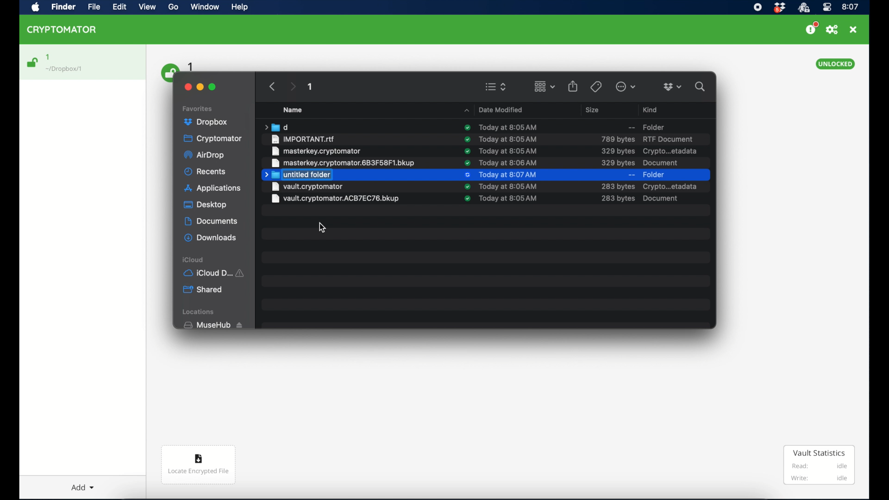 This screenshot has height=500, width=889. I want to click on screen recorder icon, so click(758, 7).